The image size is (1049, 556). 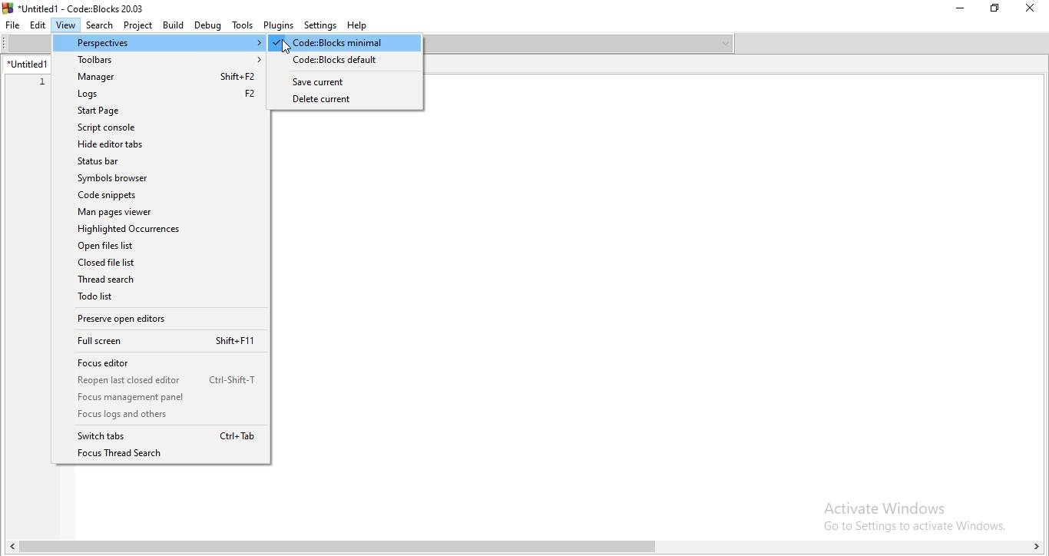 I want to click on Full screen, so click(x=160, y=342).